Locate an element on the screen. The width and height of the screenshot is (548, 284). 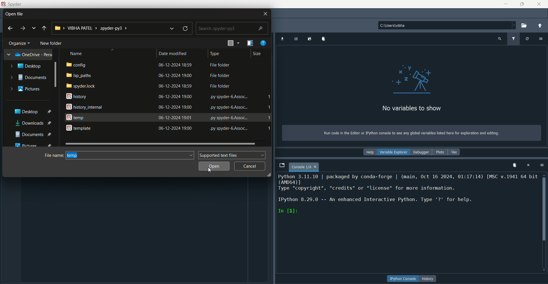
remove is located at coordinates (515, 165).